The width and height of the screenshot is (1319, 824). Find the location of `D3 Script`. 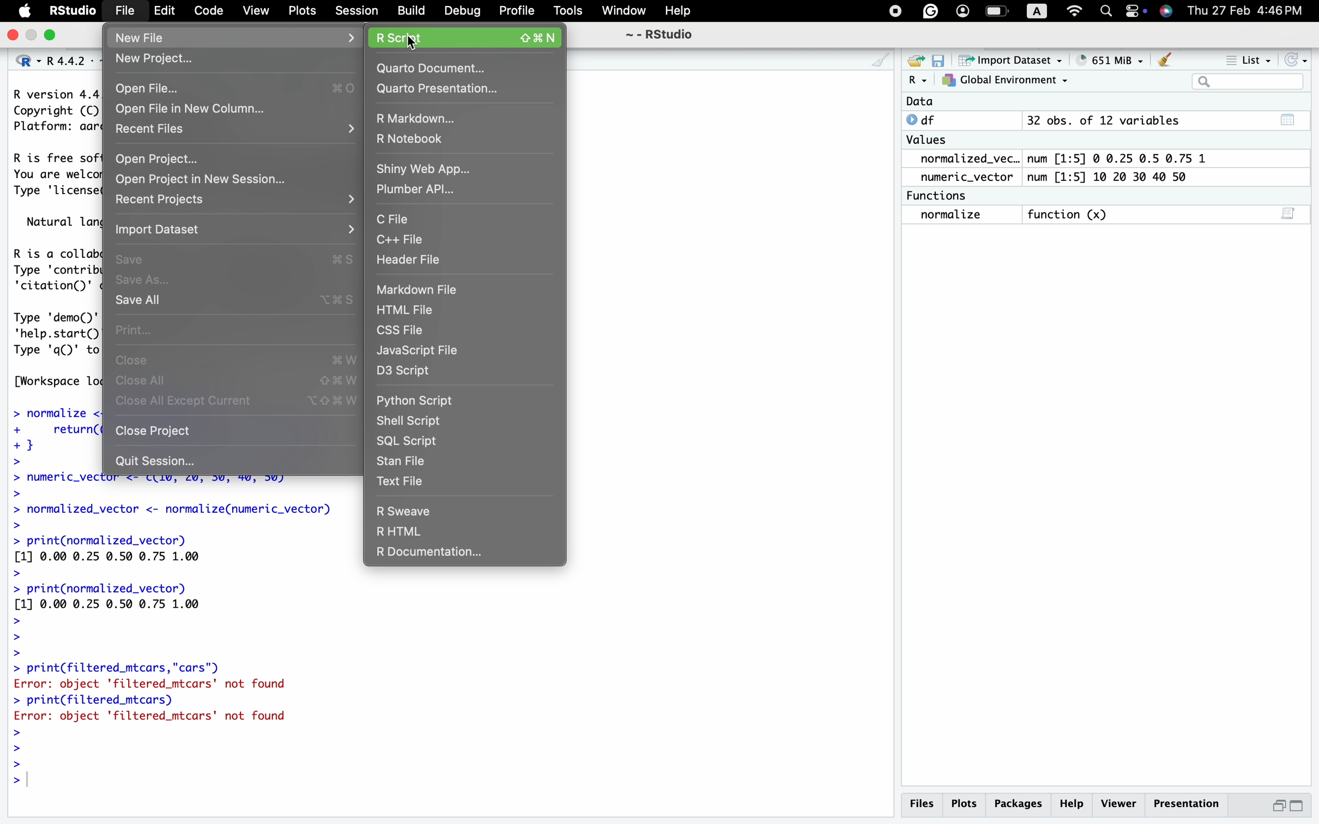

D3 Script is located at coordinates (411, 369).